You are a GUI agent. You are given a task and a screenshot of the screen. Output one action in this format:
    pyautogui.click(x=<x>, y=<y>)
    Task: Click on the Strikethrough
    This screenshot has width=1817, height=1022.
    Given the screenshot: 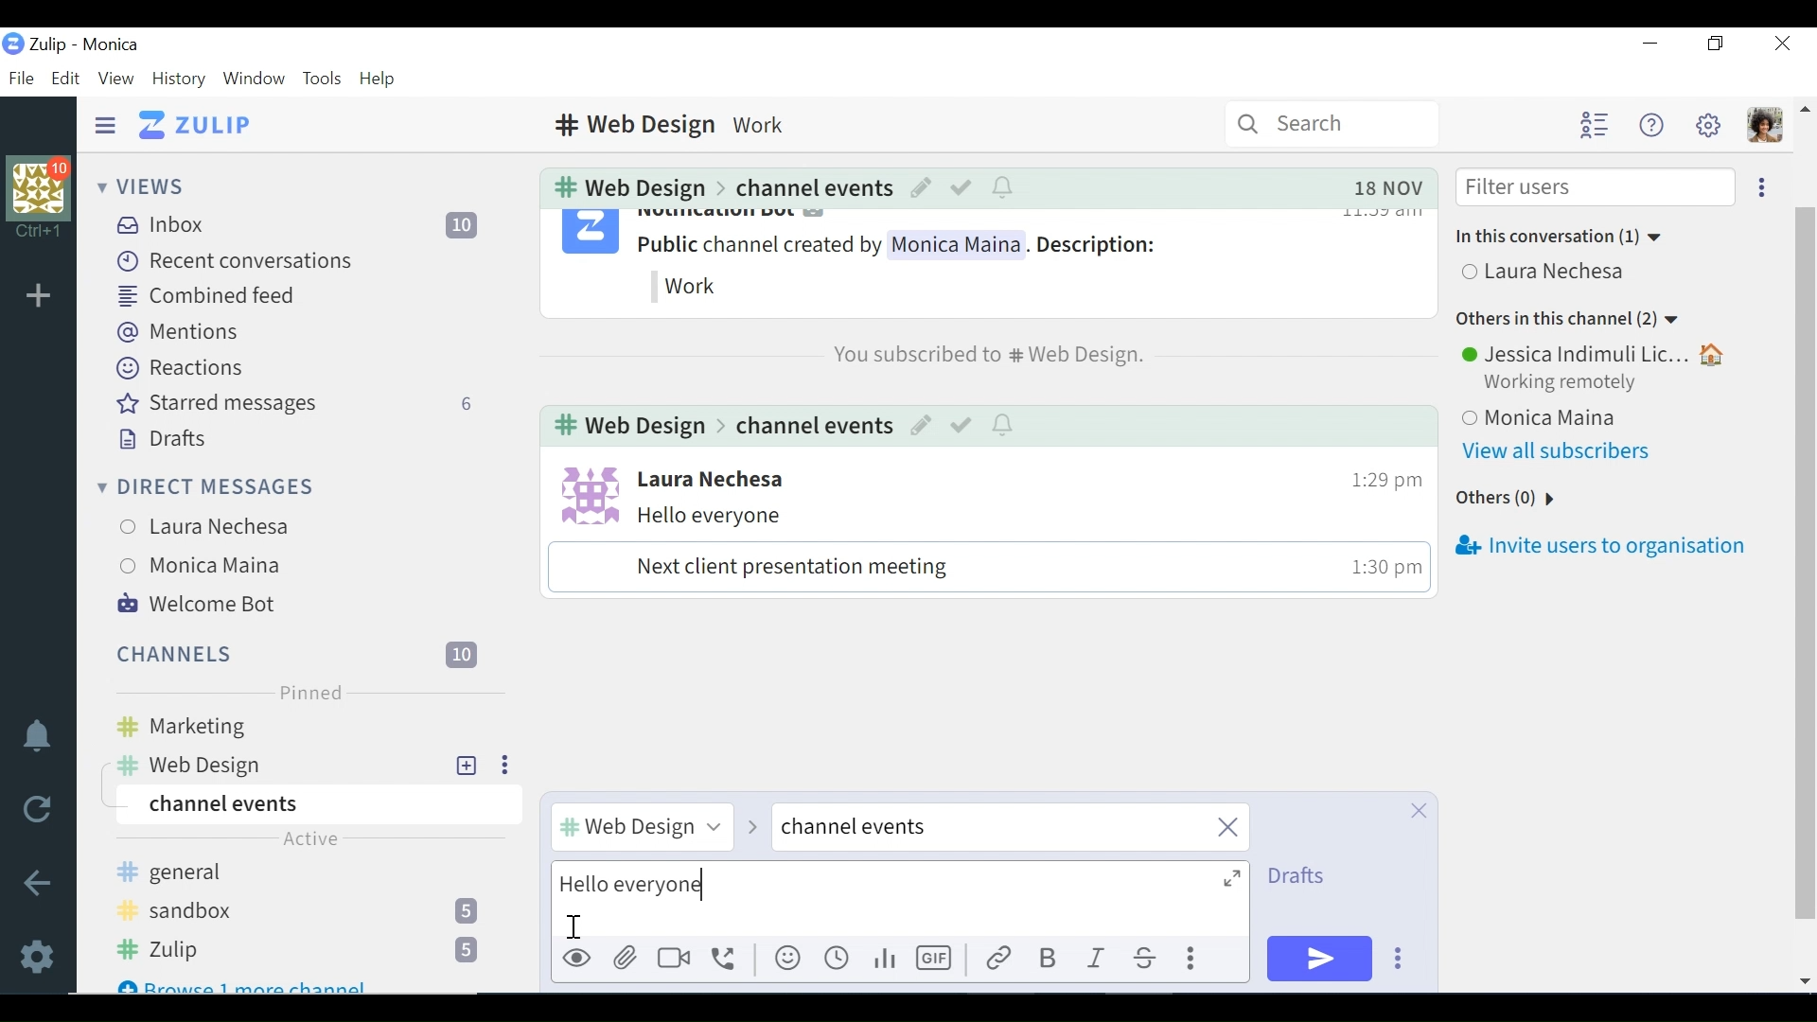 What is the action you would take?
    pyautogui.click(x=1145, y=960)
    